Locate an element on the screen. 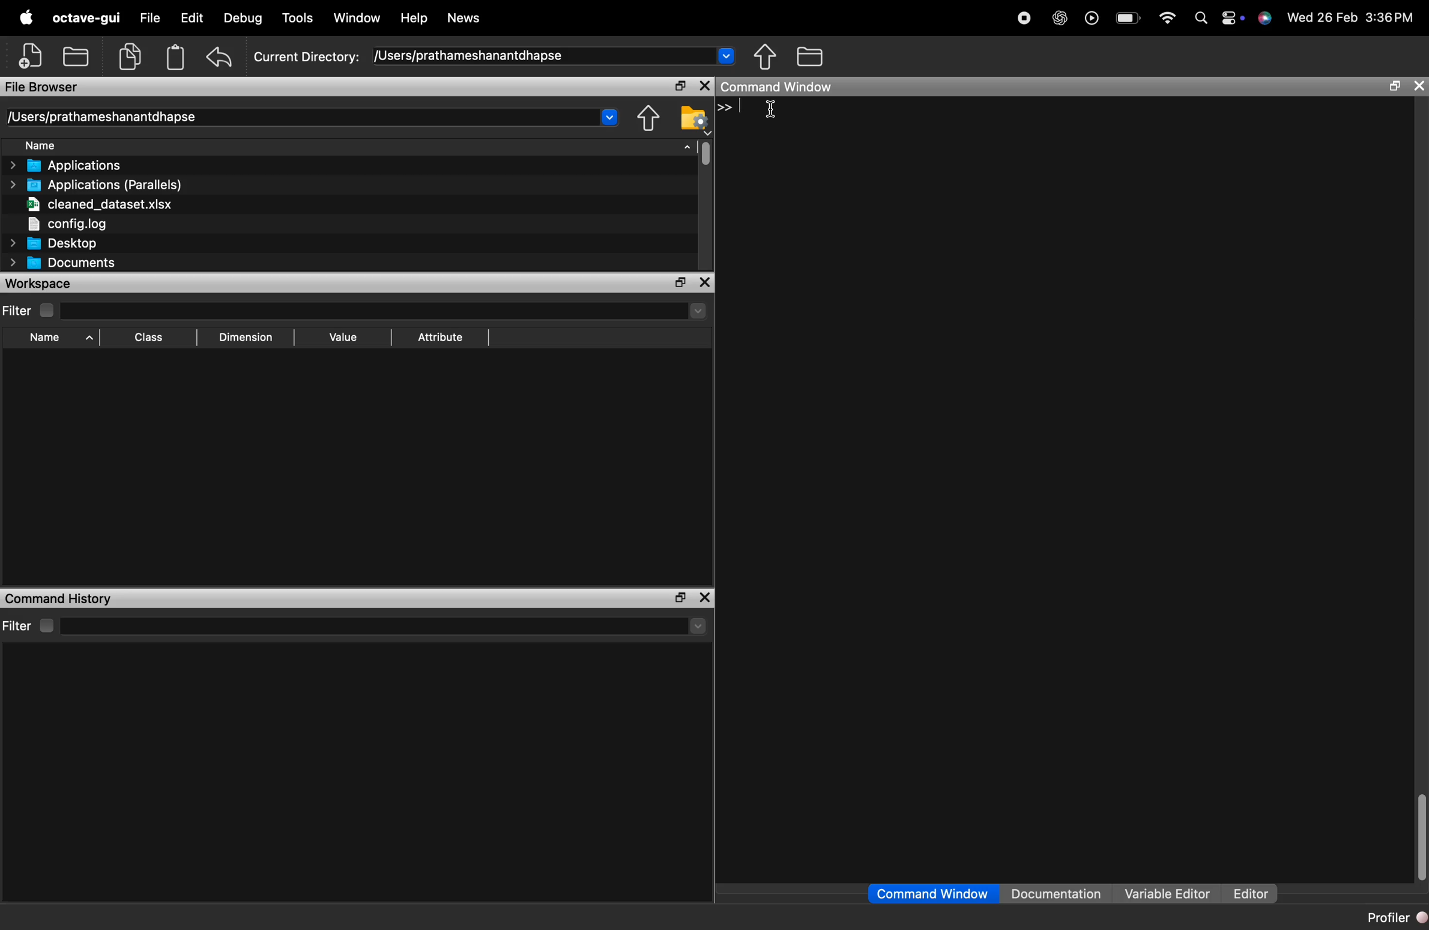  recording is located at coordinates (1027, 17).